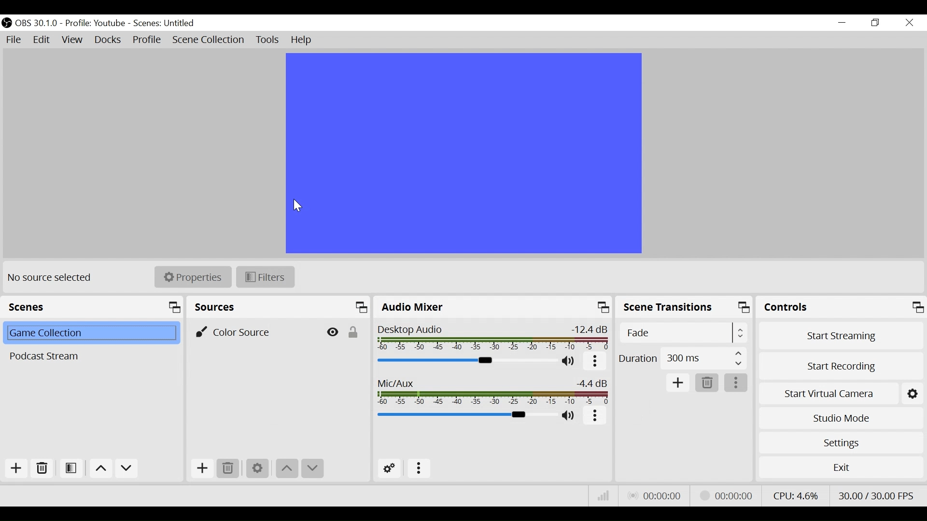  Describe the element at coordinates (728, 495) in the screenshot. I see `Stream ` at that location.